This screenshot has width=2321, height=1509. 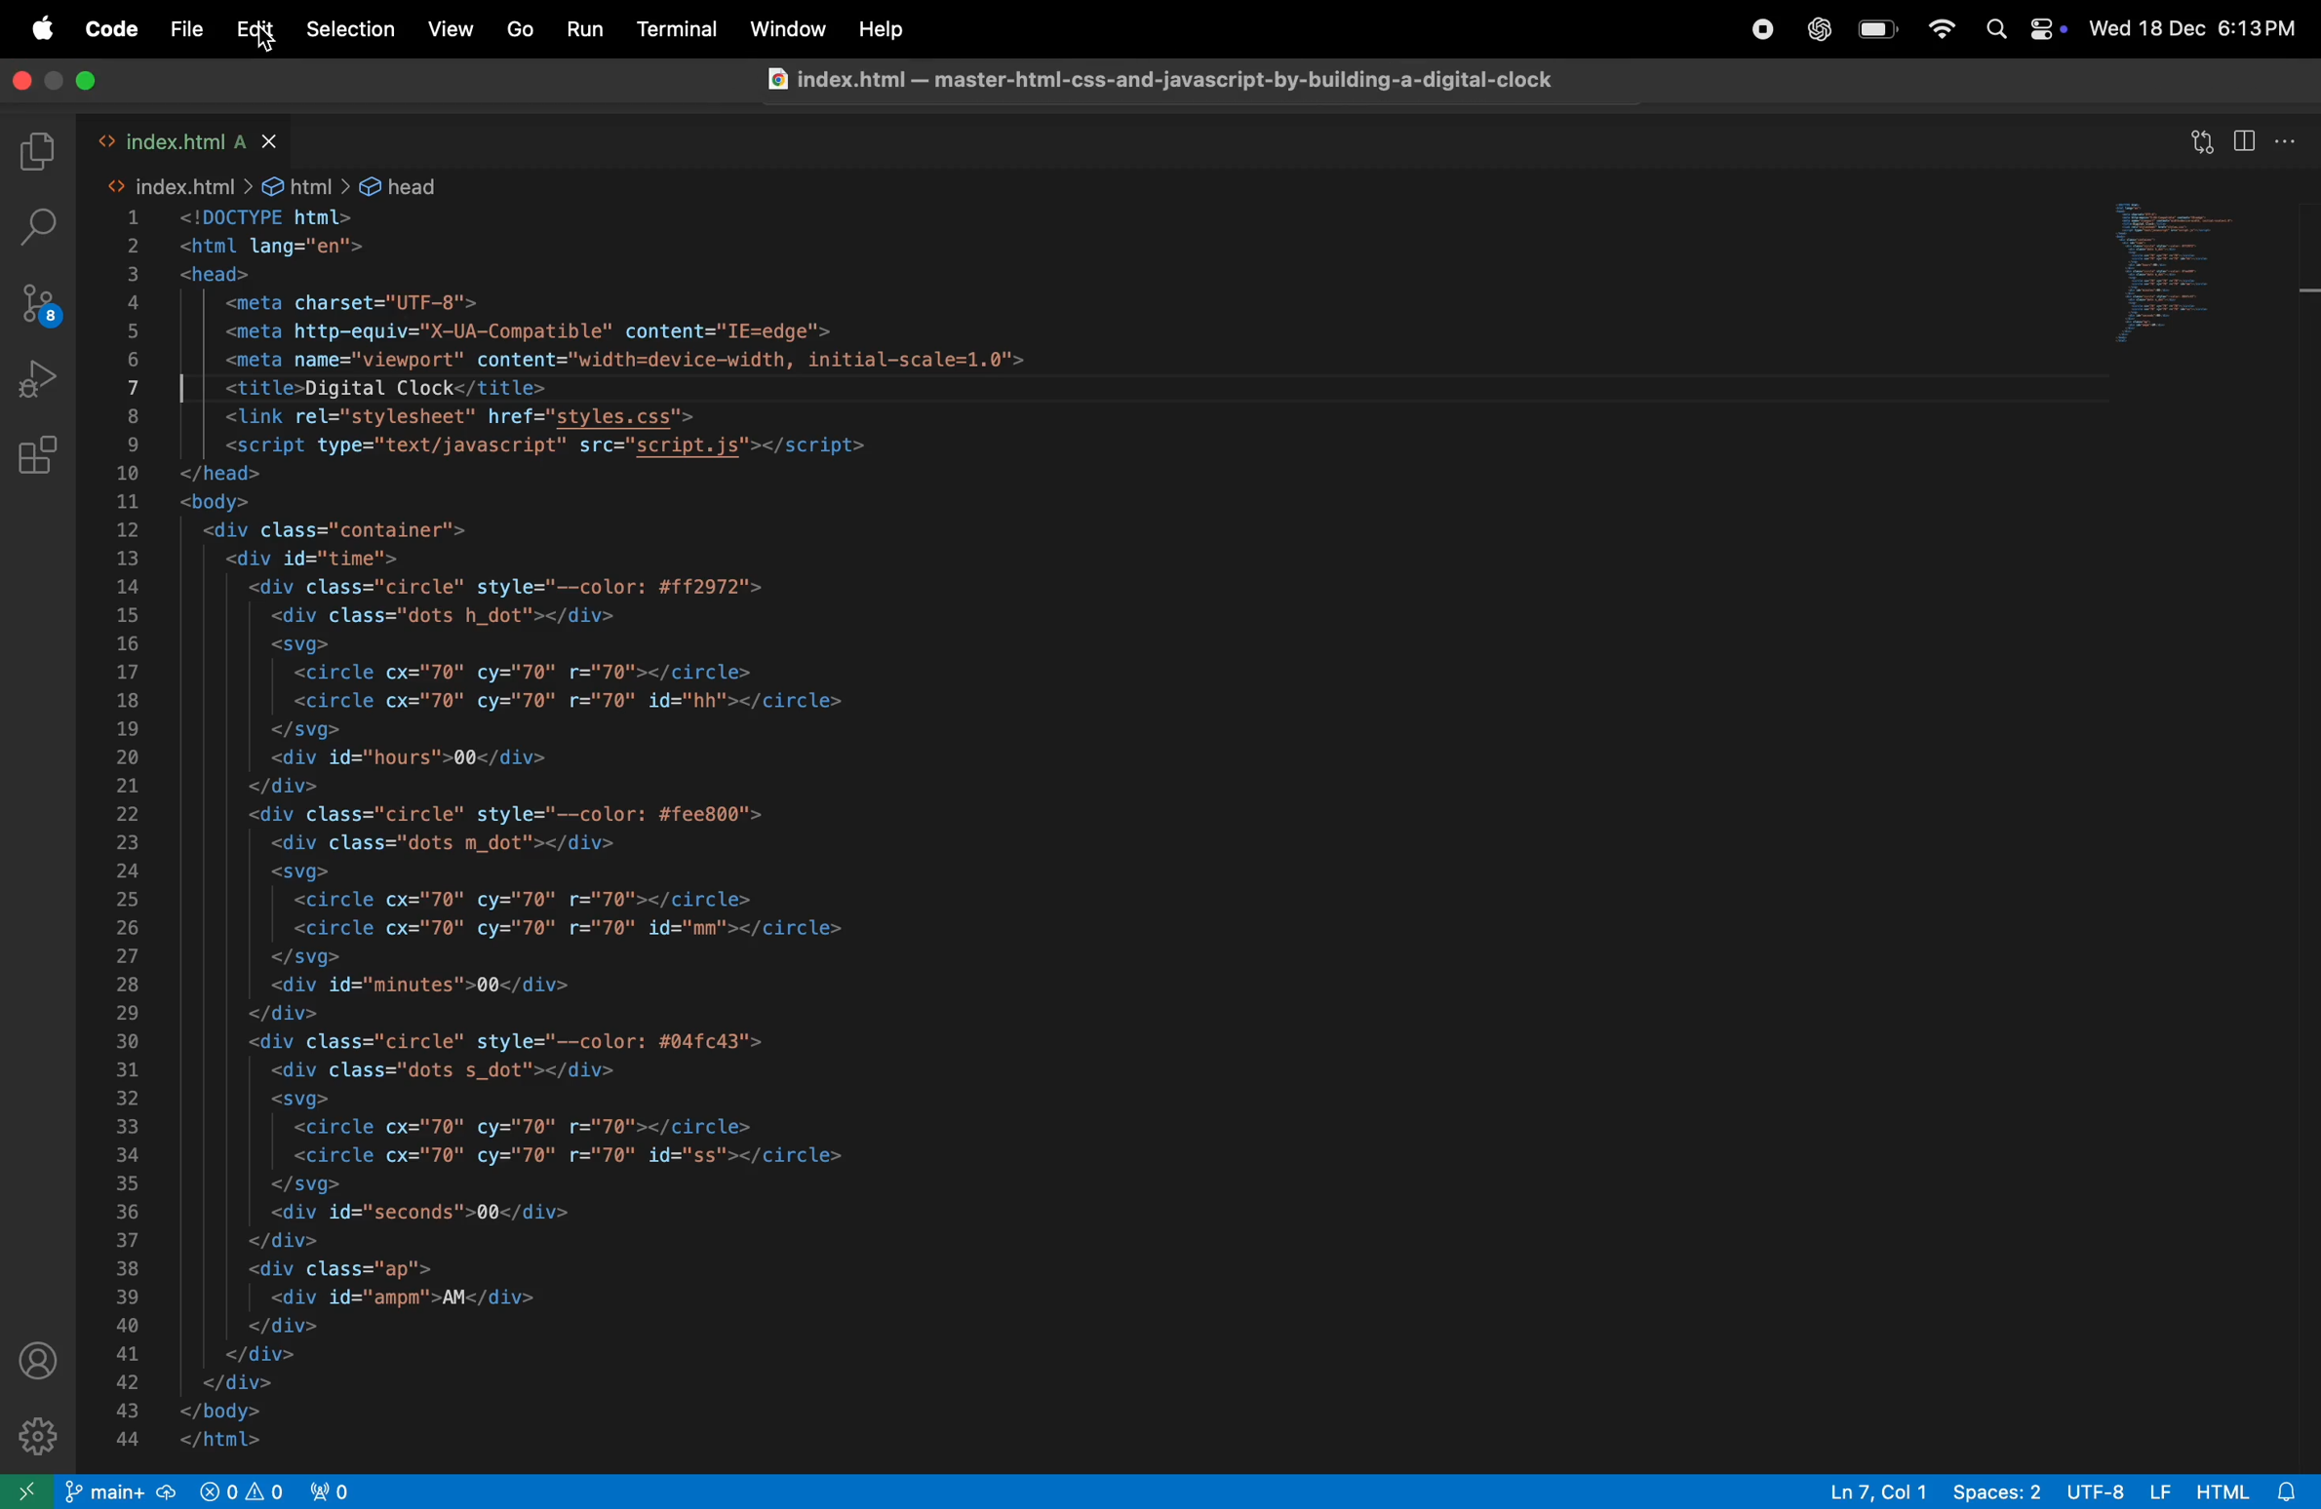 I want to click on ln col 7 and 1, so click(x=1868, y=1489).